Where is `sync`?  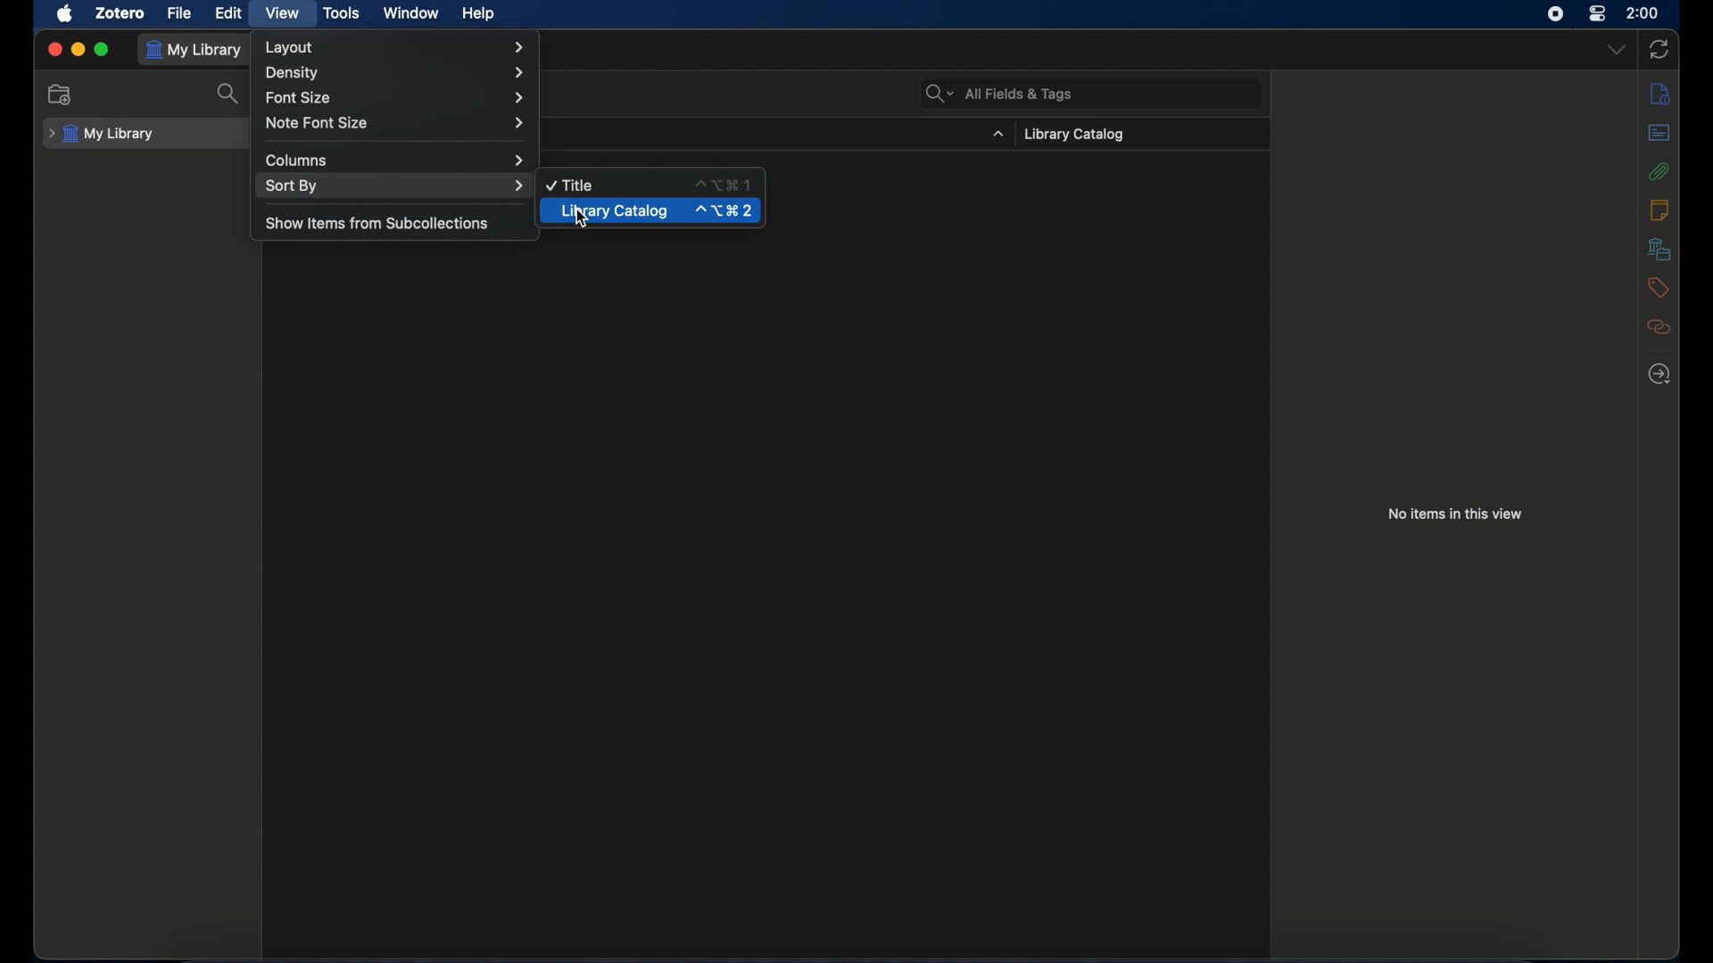
sync is located at coordinates (1659, 47).